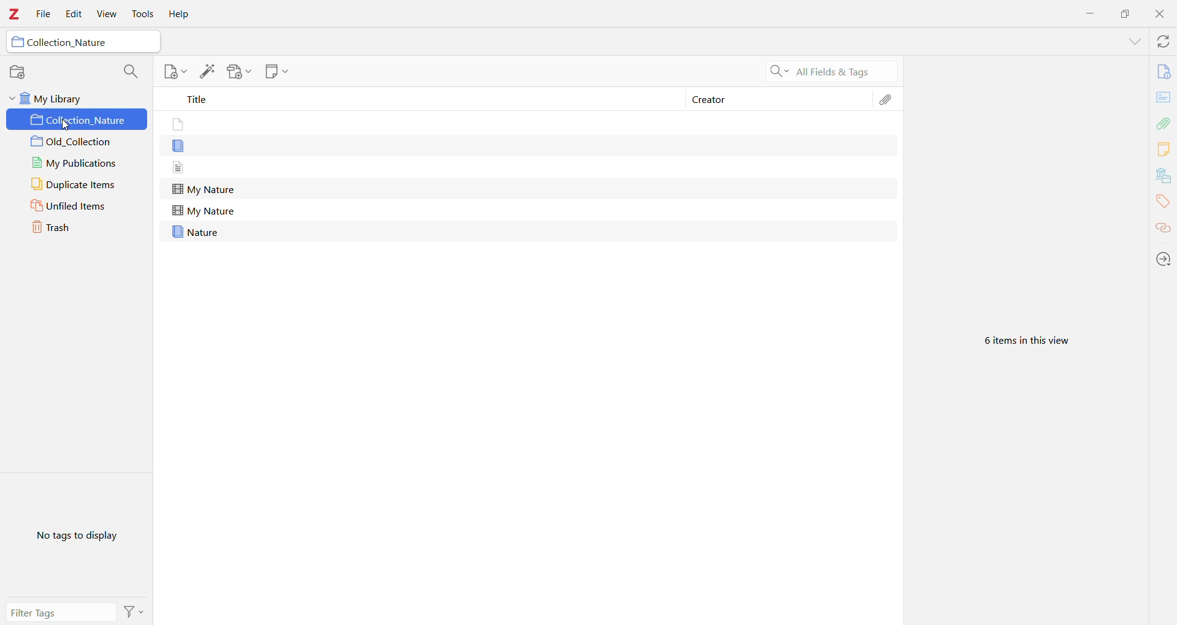  What do you see at coordinates (1164, 42) in the screenshot?
I see `Sync with zotero.org` at bounding box center [1164, 42].